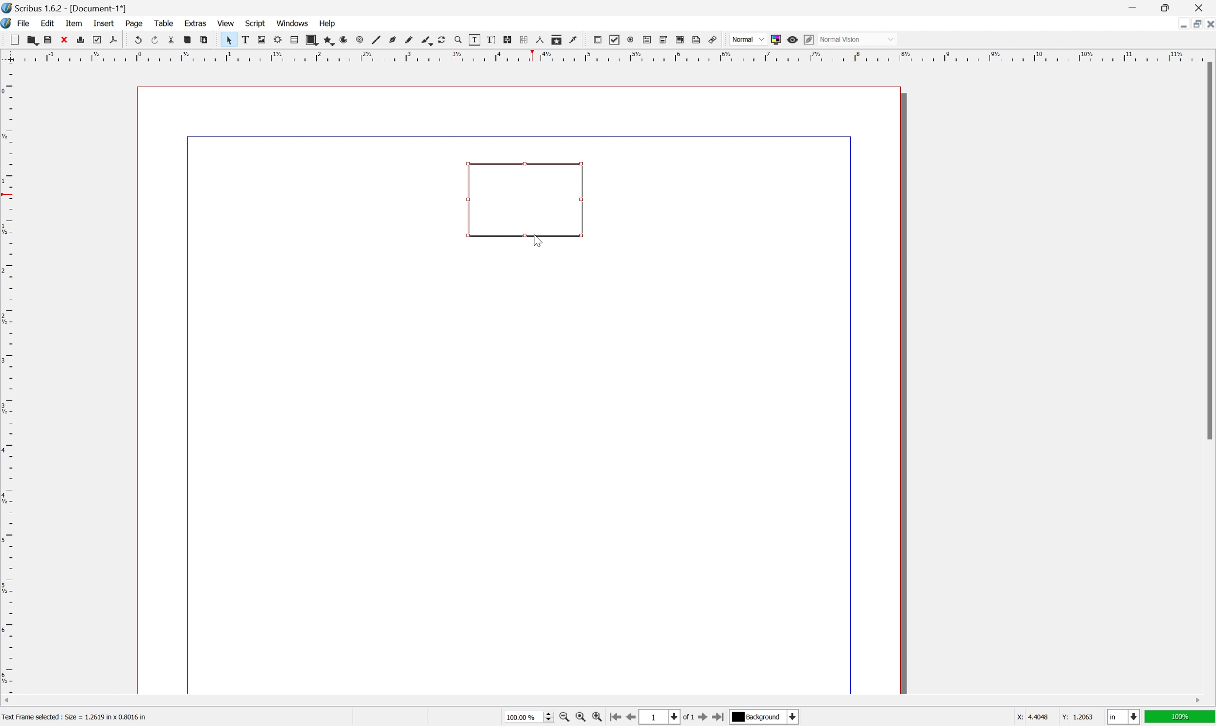  What do you see at coordinates (540, 41) in the screenshot?
I see `measurements` at bounding box center [540, 41].